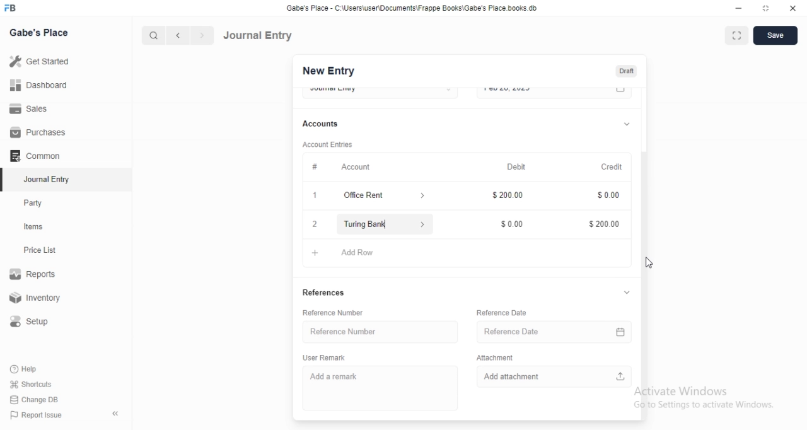 This screenshot has width=807, height=430. Describe the element at coordinates (322, 124) in the screenshot. I see `Accounts` at that location.